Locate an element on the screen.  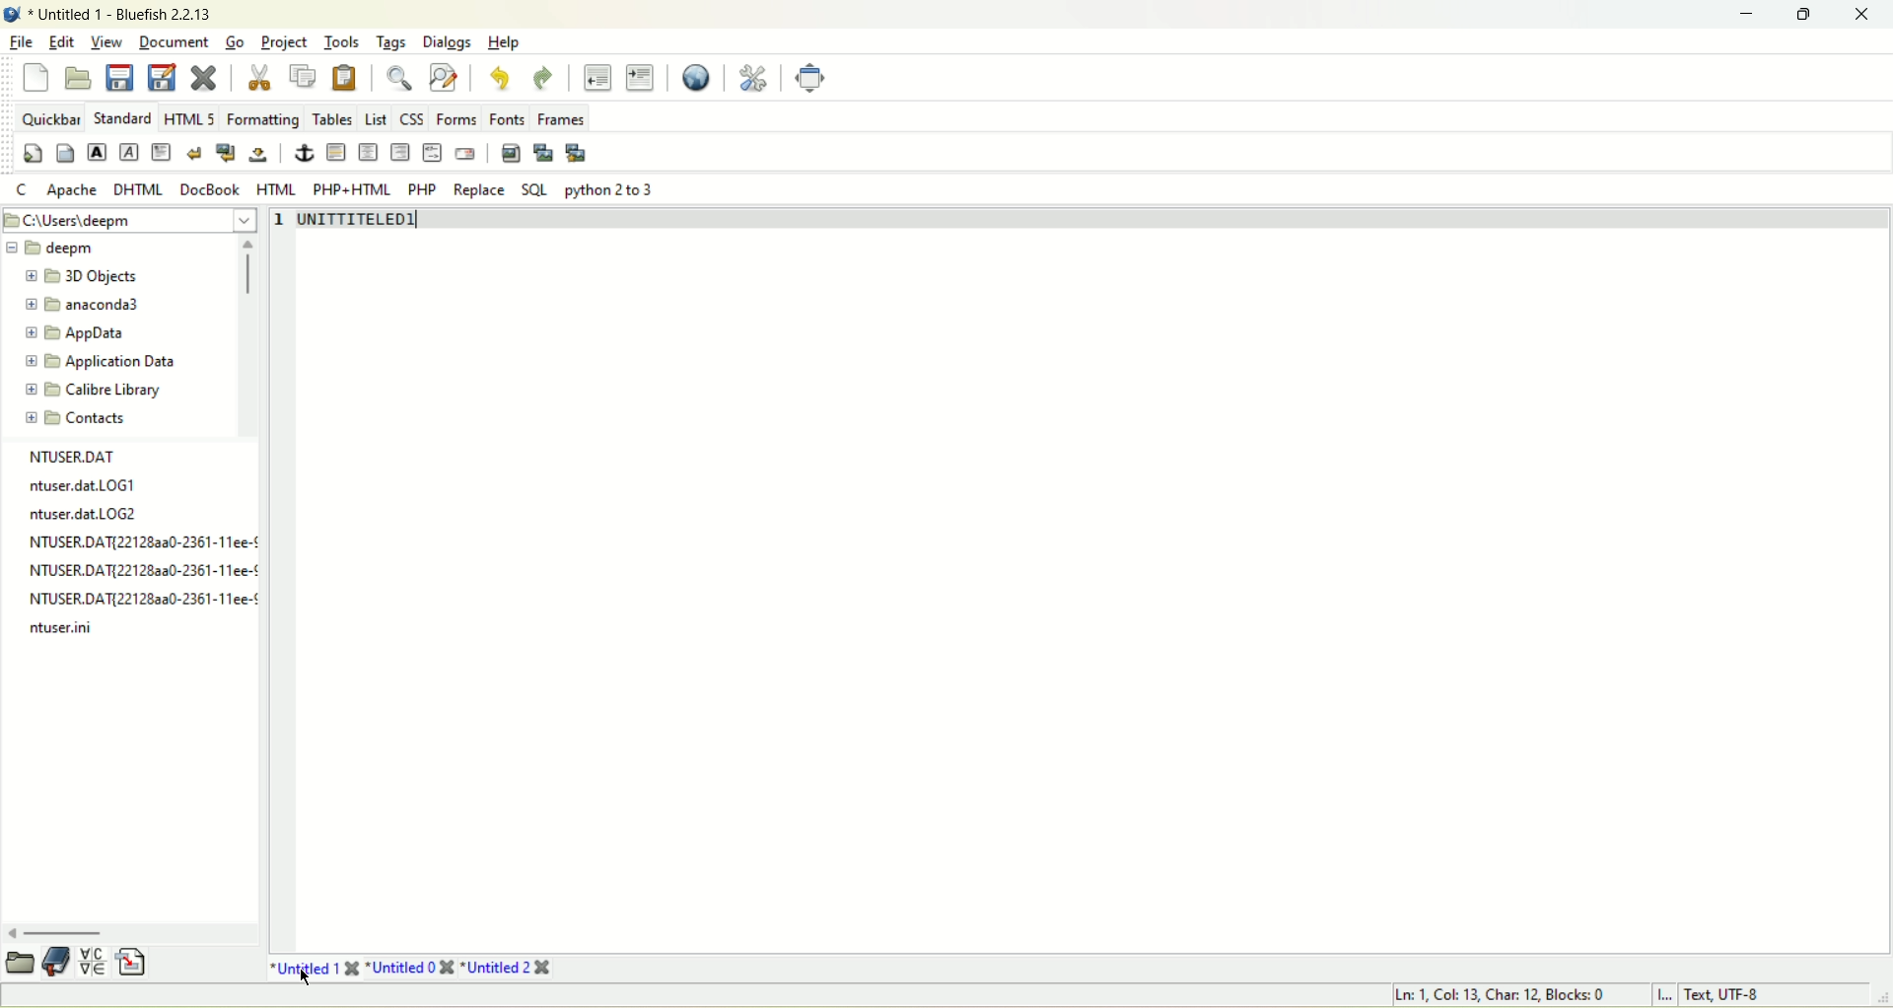
Fonts  is located at coordinates (505, 115).